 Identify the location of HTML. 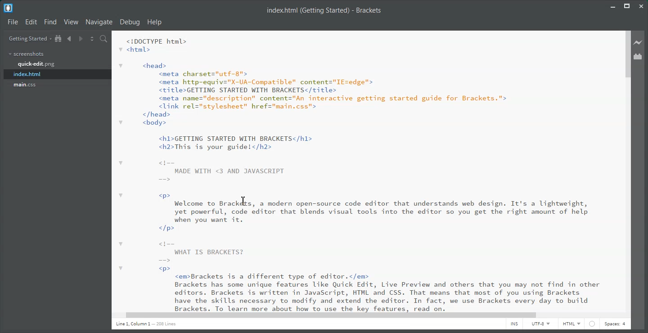
(571, 324).